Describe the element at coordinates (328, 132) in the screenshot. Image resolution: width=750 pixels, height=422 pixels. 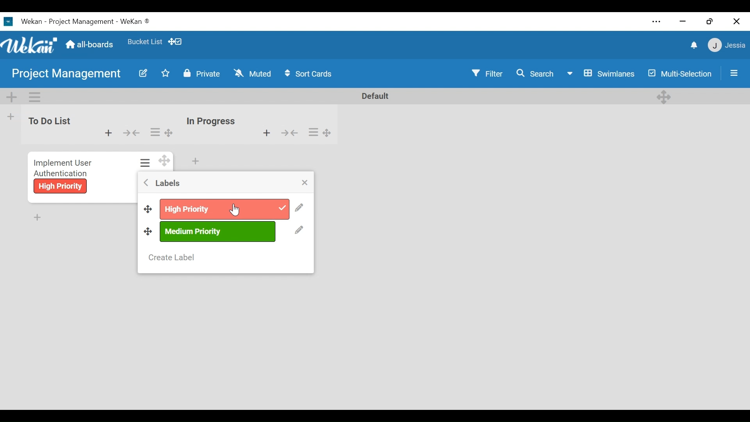
I see `desktop drag handles` at that location.